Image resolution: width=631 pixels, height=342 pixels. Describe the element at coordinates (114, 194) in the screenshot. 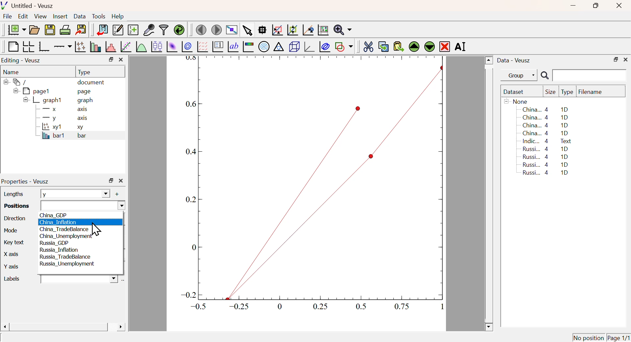

I see `Add` at that location.